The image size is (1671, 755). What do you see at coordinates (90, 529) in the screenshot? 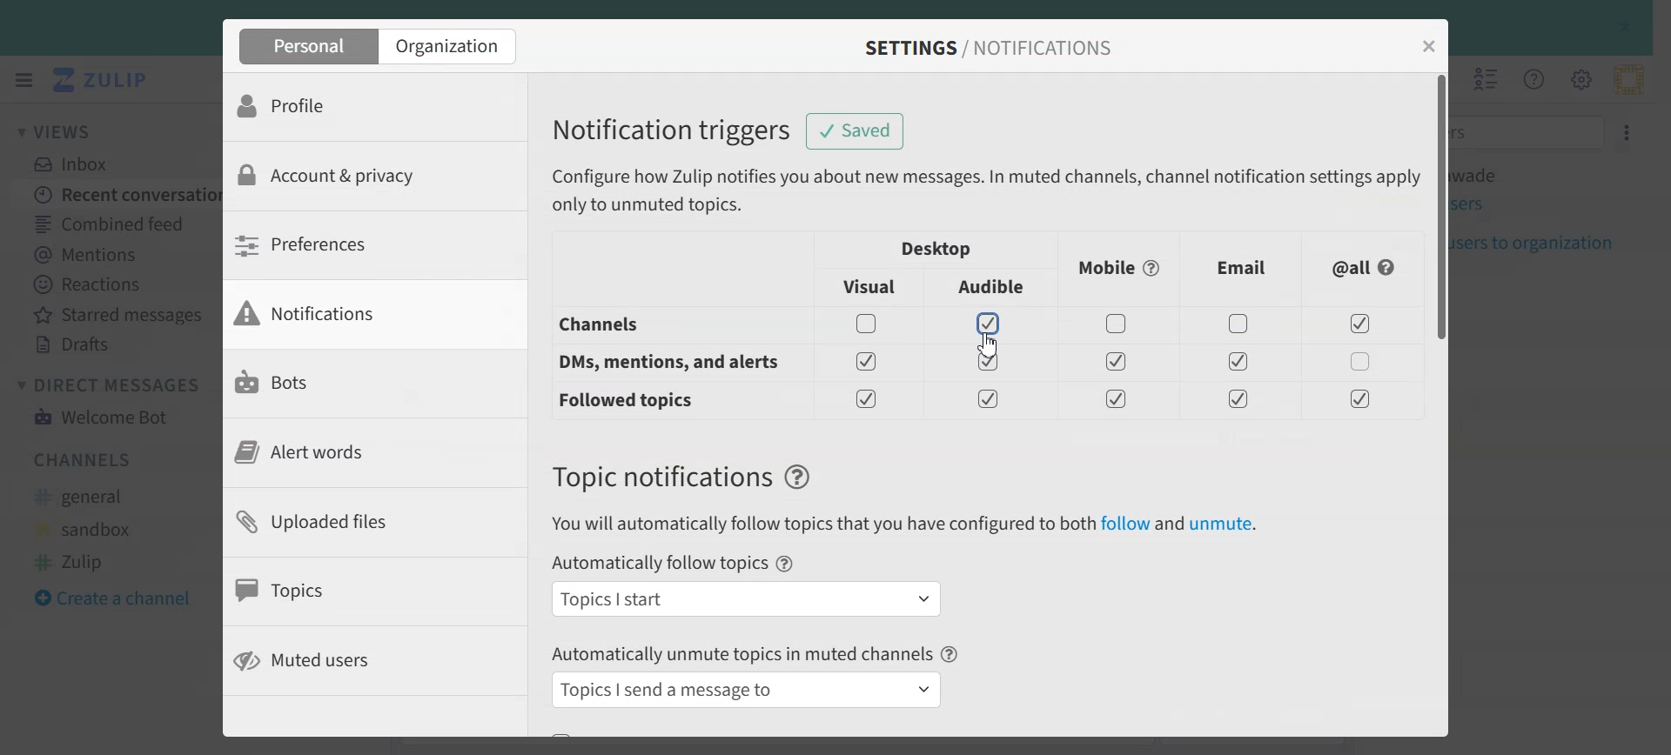
I see `#sandbox` at bounding box center [90, 529].